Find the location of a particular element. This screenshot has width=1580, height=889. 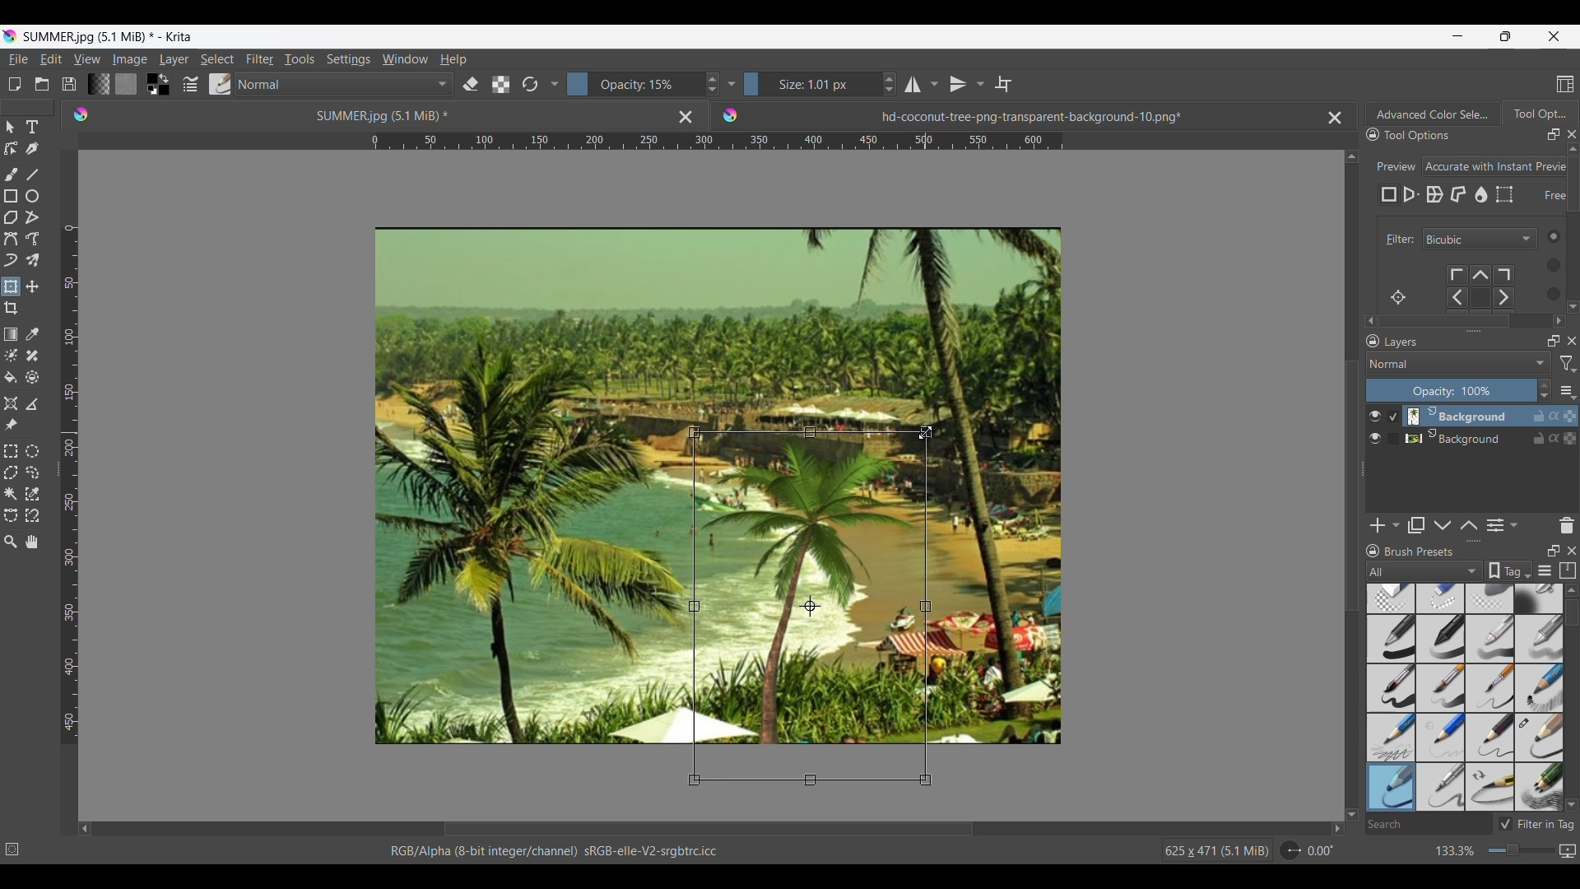

Horizontal scrollbar is located at coordinates (1466, 321).